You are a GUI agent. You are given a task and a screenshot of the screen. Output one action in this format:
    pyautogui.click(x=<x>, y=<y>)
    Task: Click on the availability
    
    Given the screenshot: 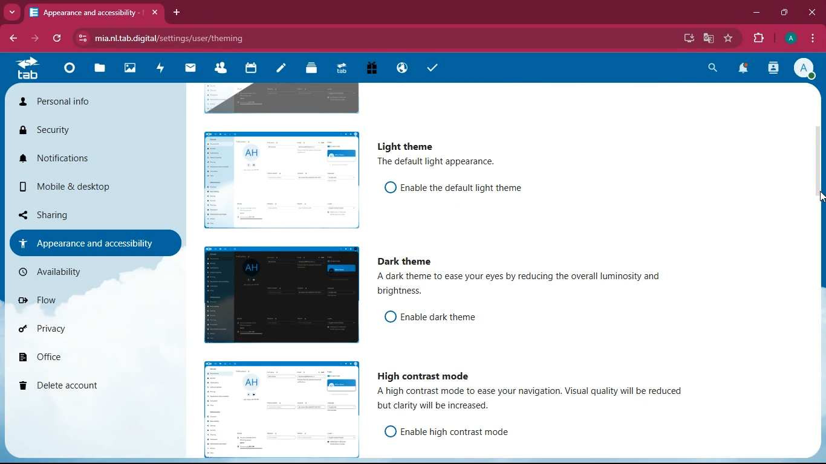 What is the action you would take?
    pyautogui.click(x=82, y=271)
    